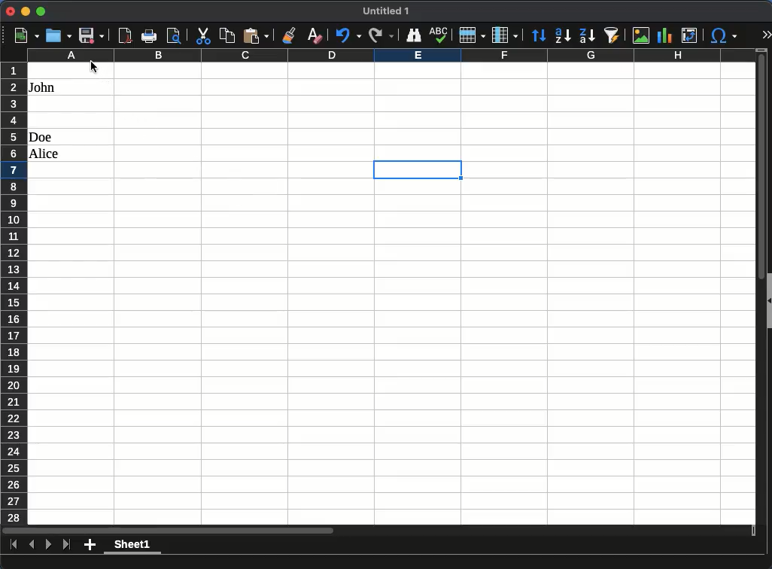  I want to click on scroll, so click(756, 293).